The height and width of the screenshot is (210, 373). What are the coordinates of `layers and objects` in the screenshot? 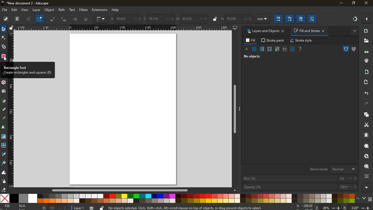 It's located at (265, 31).